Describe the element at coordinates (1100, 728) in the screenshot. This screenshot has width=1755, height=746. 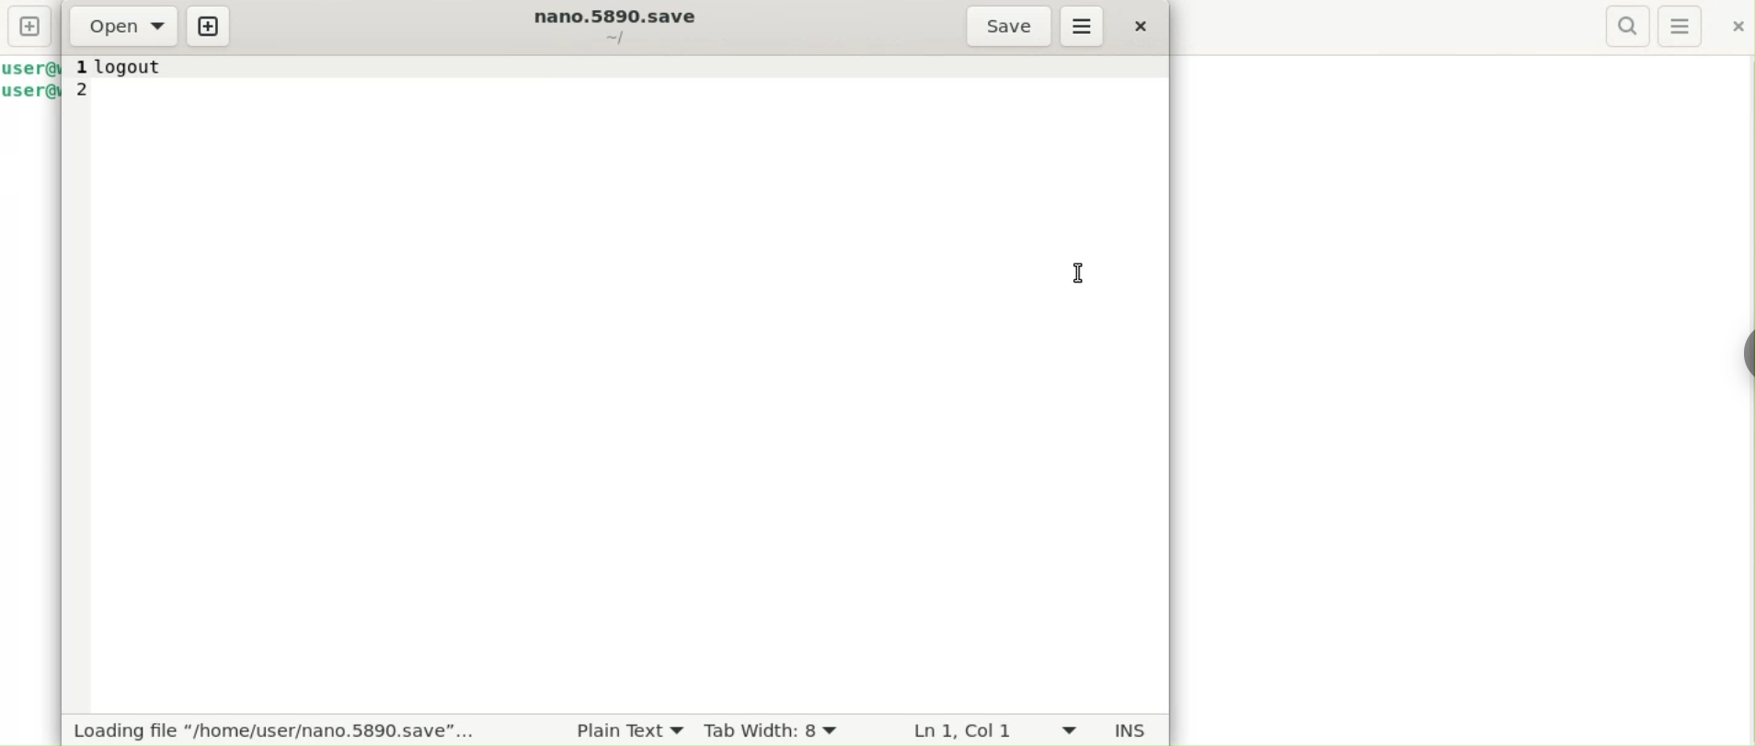
I see `INS` at that location.